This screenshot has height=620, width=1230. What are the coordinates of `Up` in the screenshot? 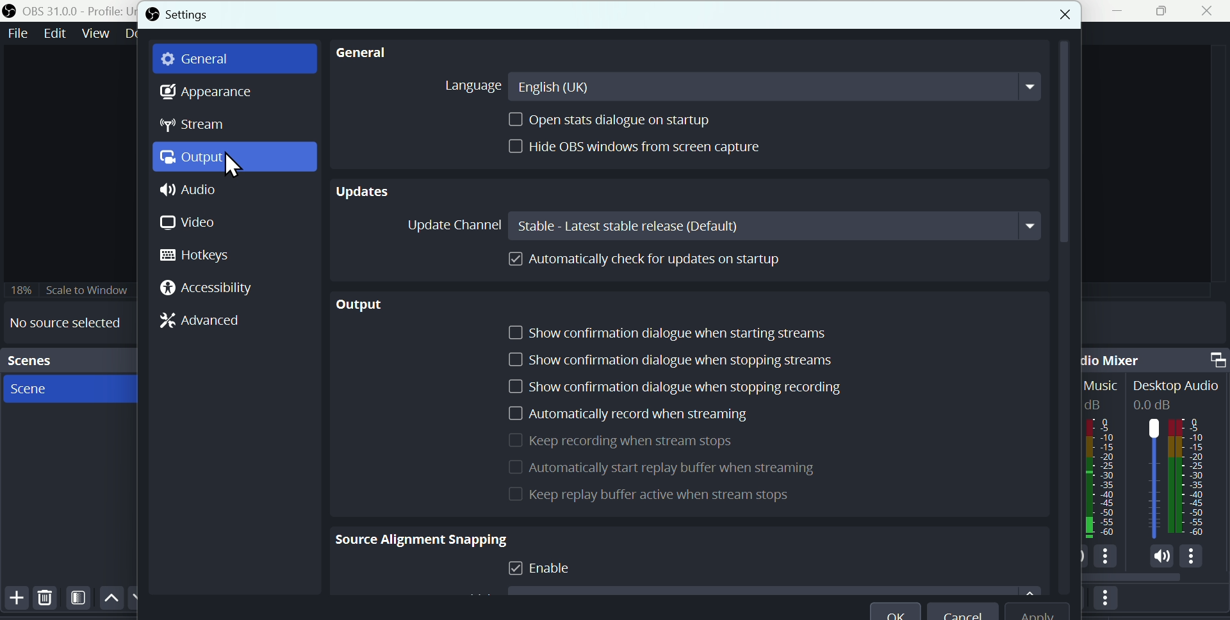 It's located at (113, 601).